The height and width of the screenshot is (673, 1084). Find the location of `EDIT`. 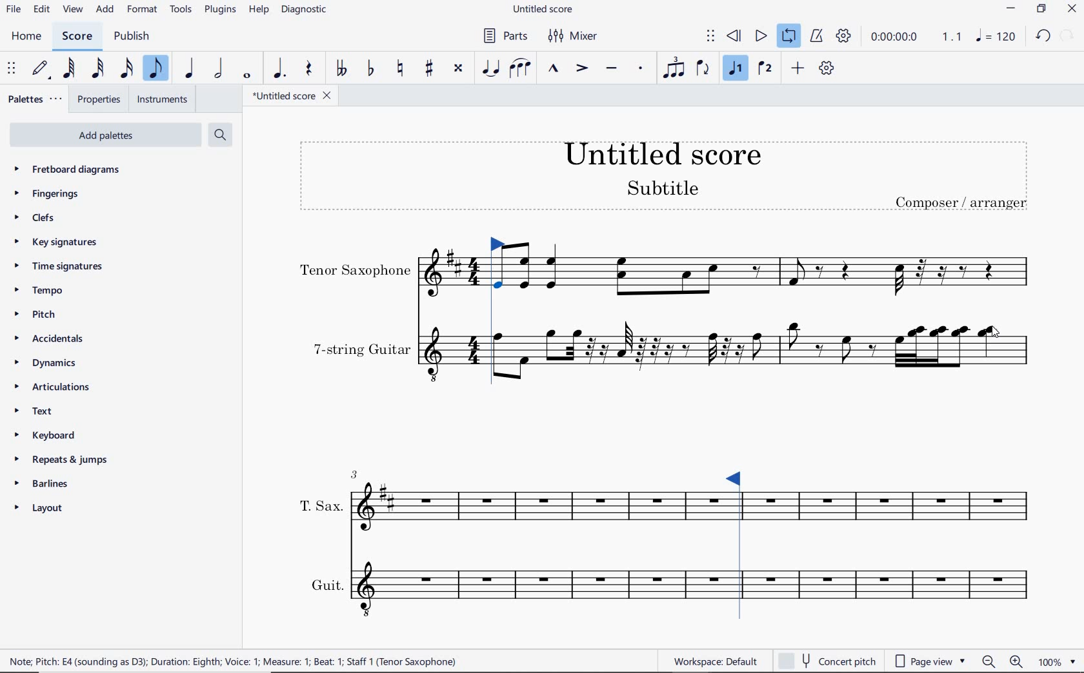

EDIT is located at coordinates (41, 10).